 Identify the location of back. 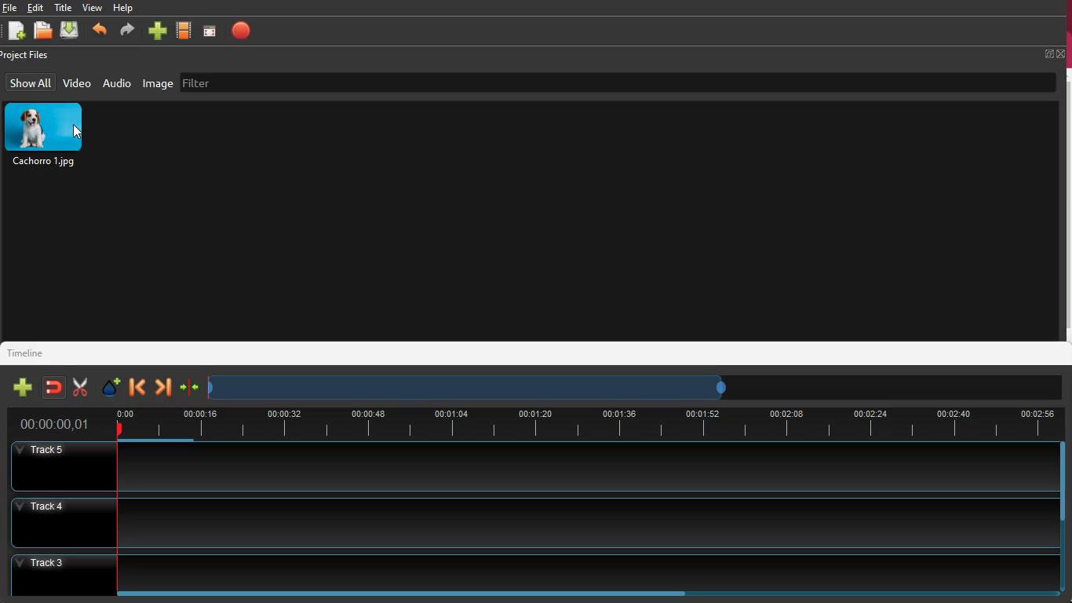
(135, 388).